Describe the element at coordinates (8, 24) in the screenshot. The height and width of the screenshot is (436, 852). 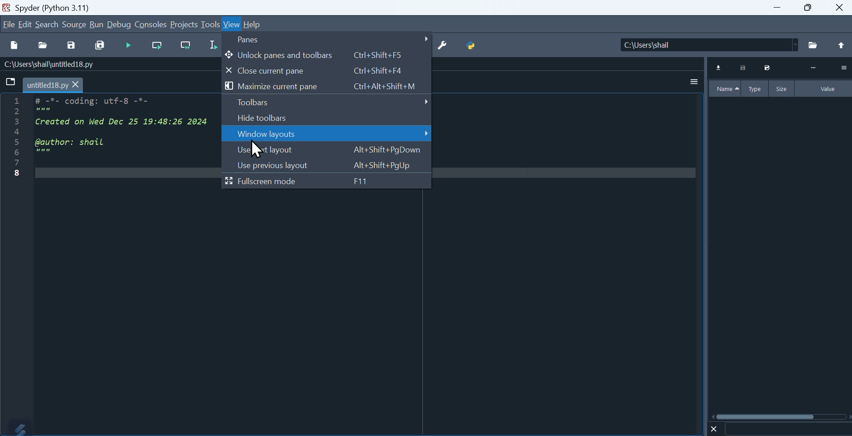
I see `File` at that location.